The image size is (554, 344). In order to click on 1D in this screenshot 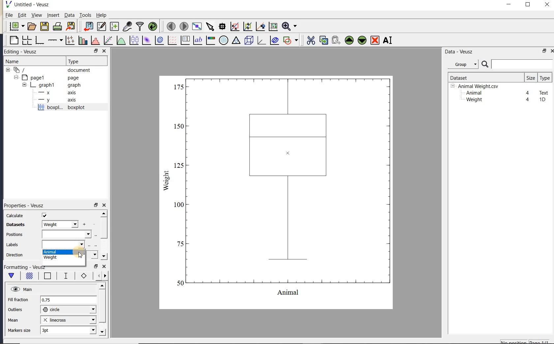, I will do `click(542, 100)`.